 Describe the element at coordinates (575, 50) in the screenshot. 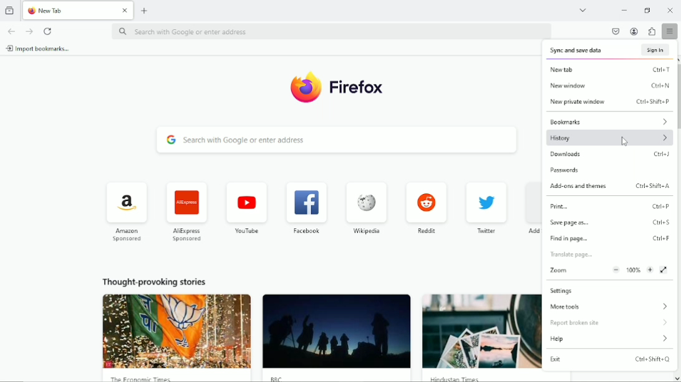

I see `Sync and save data` at that location.